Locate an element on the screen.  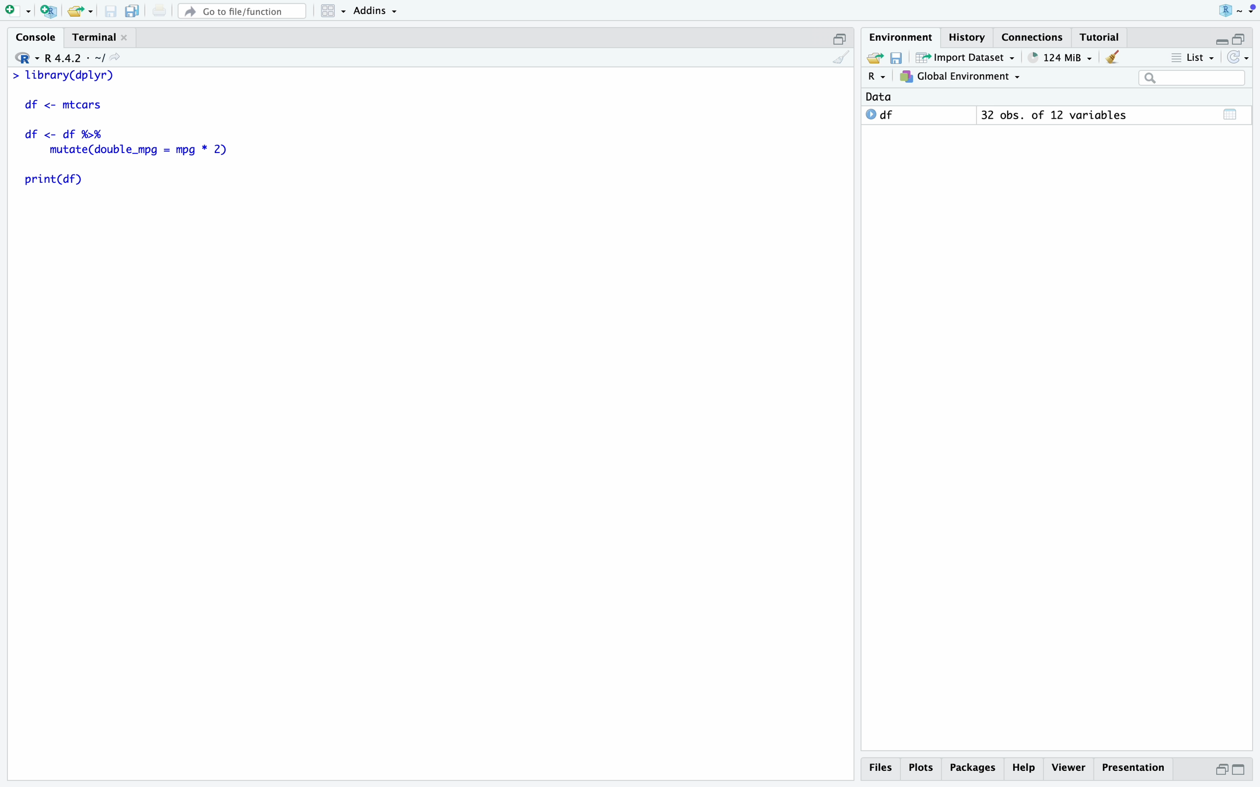
Sync is located at coordinates (1238, 57).